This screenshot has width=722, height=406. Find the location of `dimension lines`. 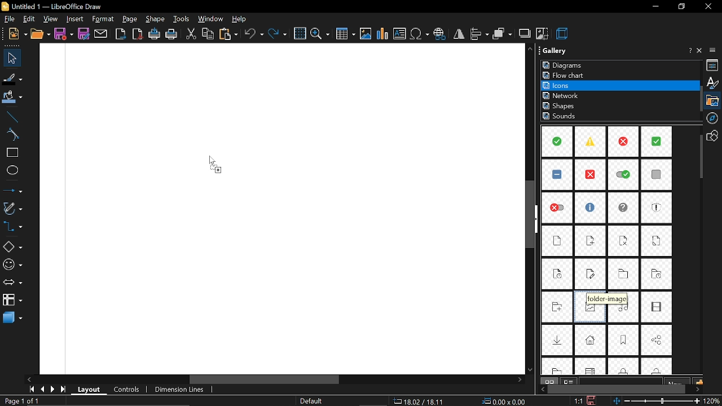

dimension lines is located at coordinates (182, 390).